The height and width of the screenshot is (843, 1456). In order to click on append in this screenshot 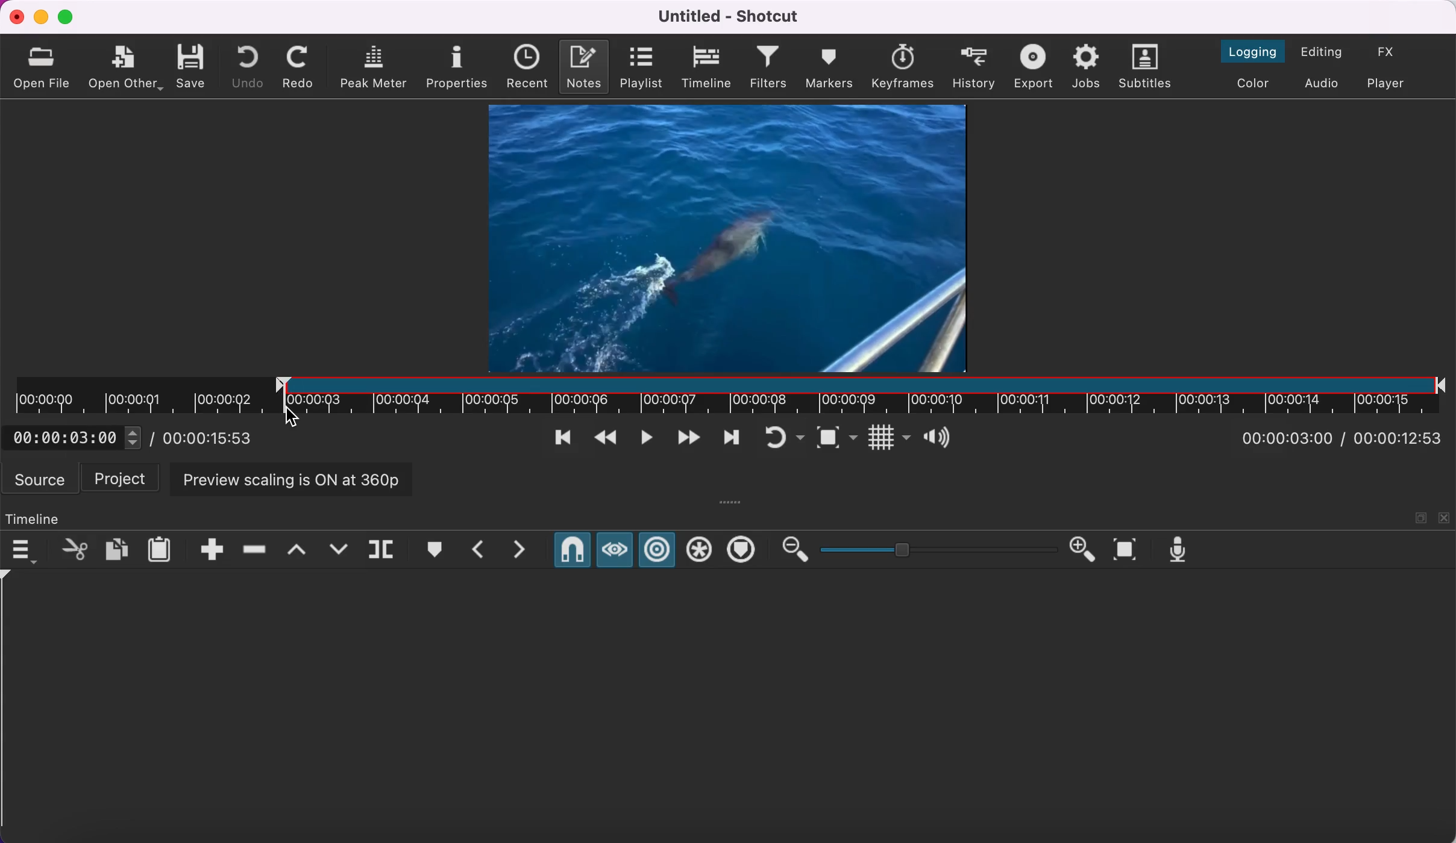, I will do `click(211, 549)`.